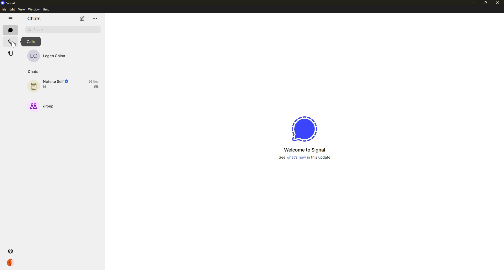 This screenshot has height=270, width=504. I want to click on search, so click(62, 30).